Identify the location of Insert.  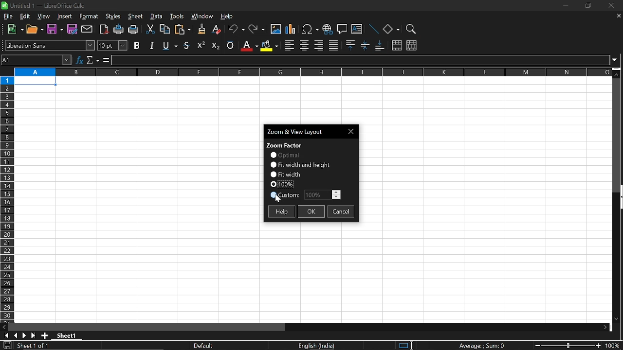
(65, 17).